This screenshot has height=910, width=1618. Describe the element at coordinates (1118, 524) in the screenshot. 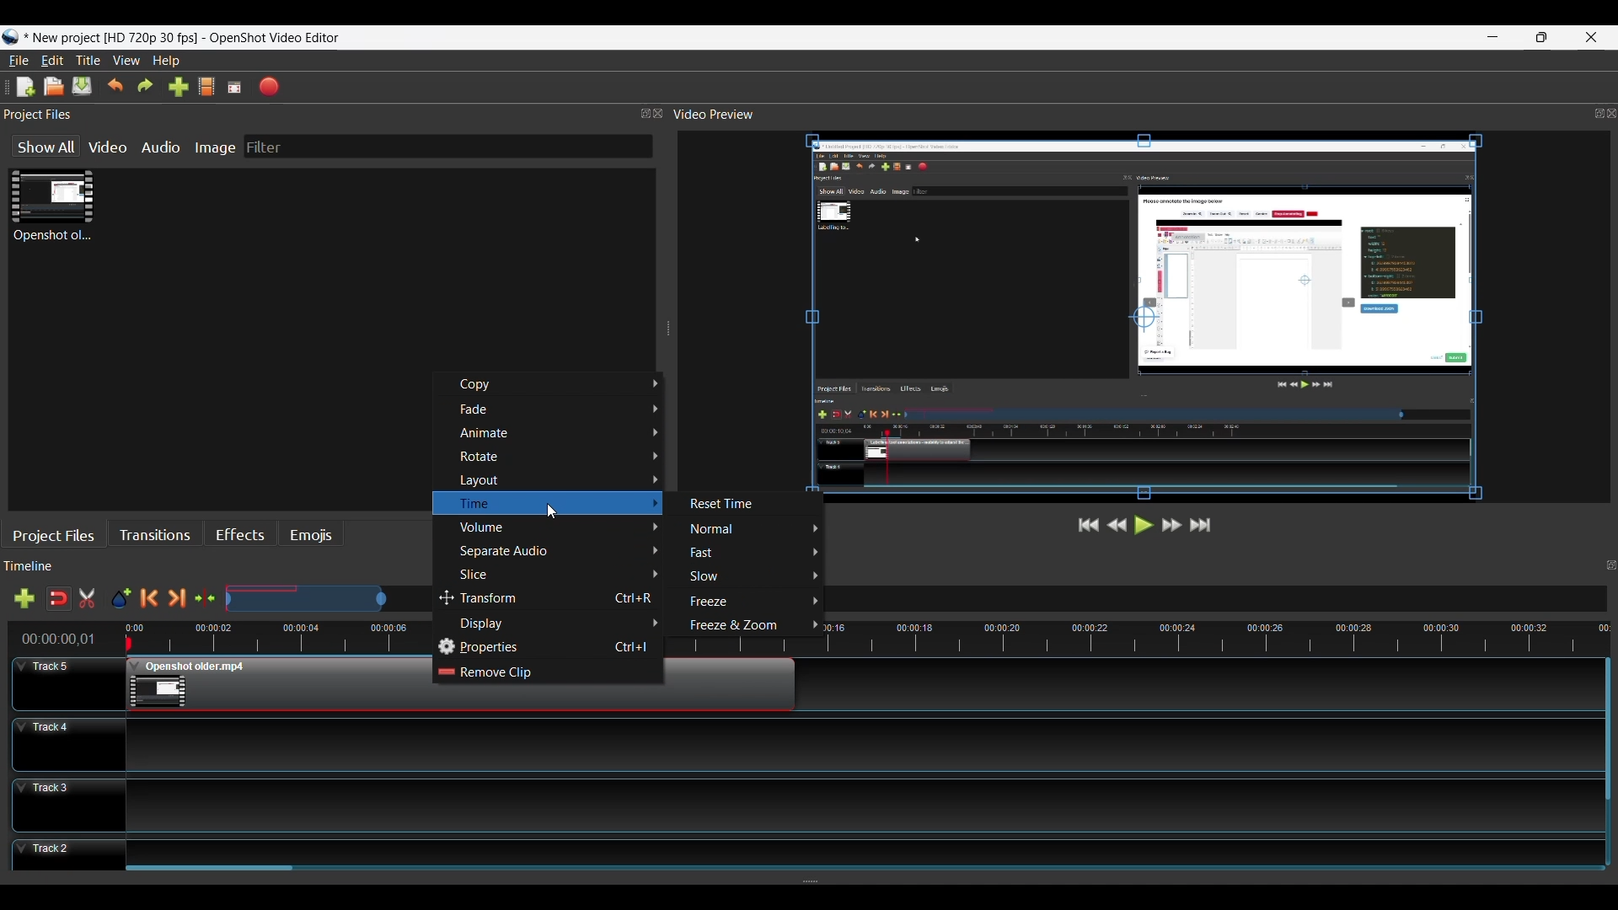

I see `Rewind` at that location.